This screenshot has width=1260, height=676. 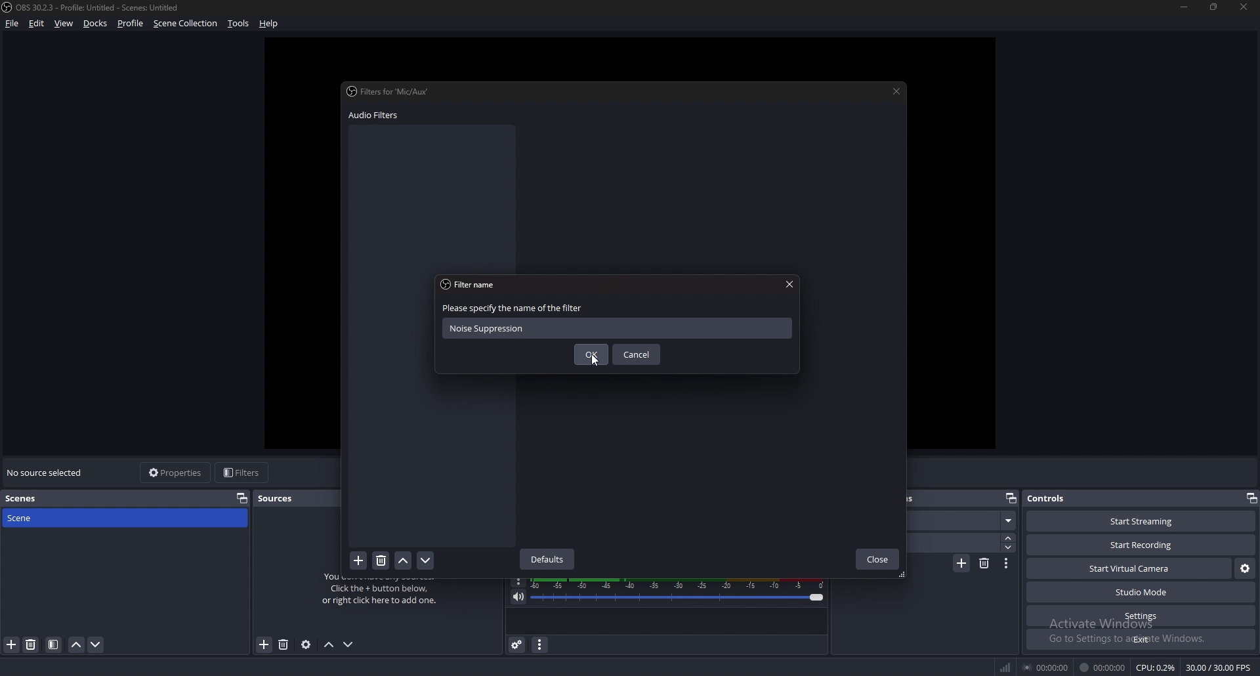 What do you see at coordinates (1216, 7) in the screenshot?
I see `resize` at bounding box center [1216, 7].